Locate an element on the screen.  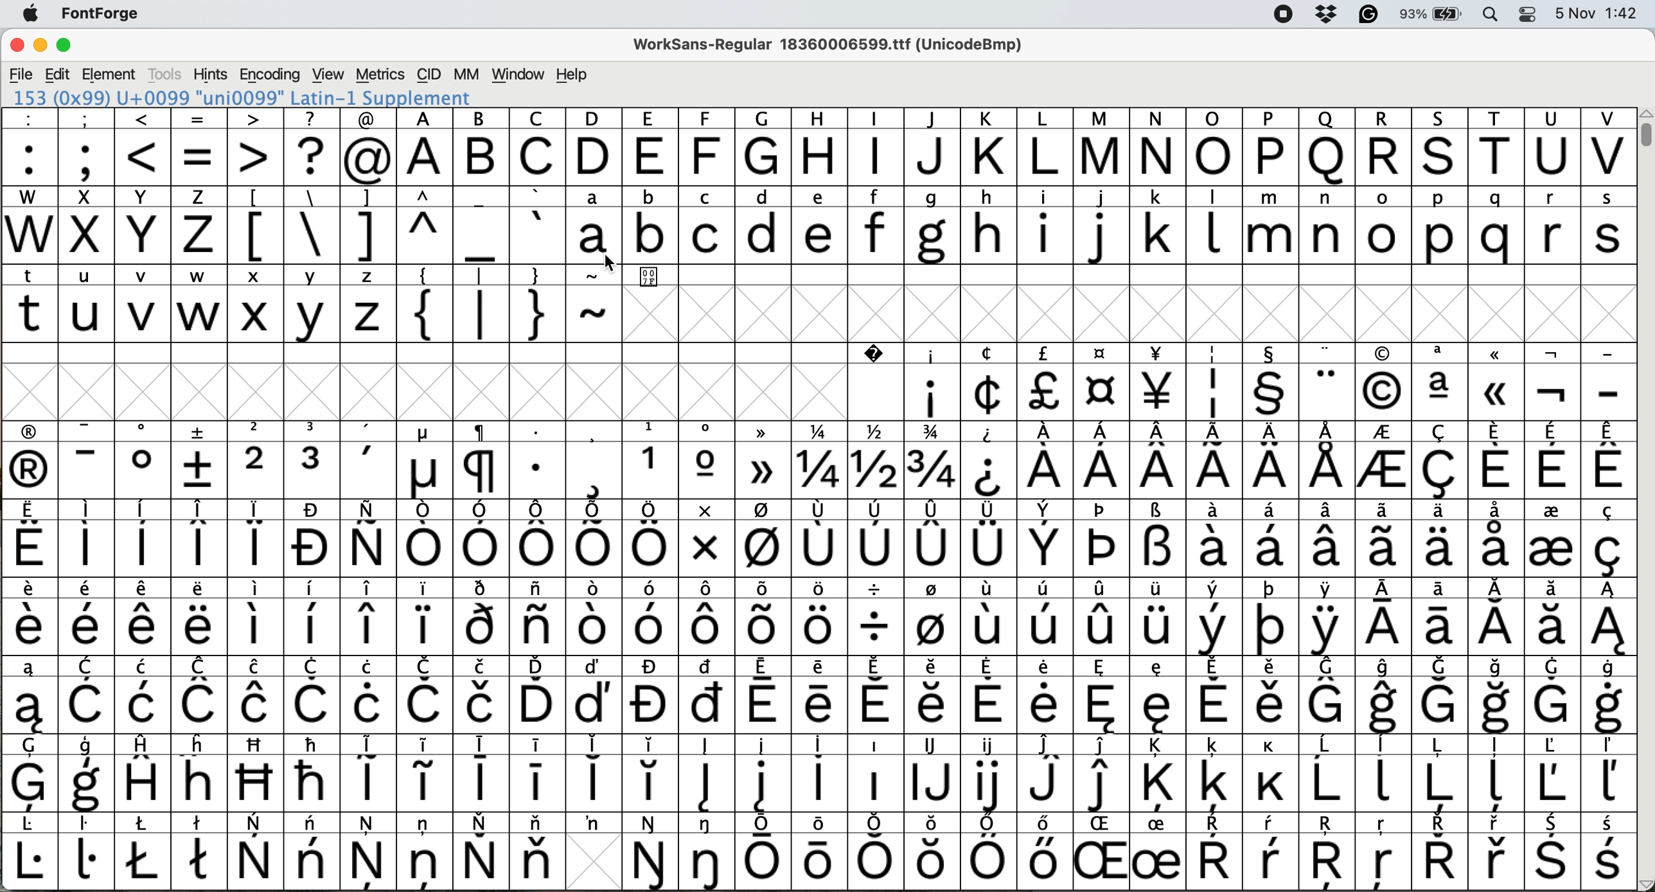
symbol is located at coordinates (1500, 696).